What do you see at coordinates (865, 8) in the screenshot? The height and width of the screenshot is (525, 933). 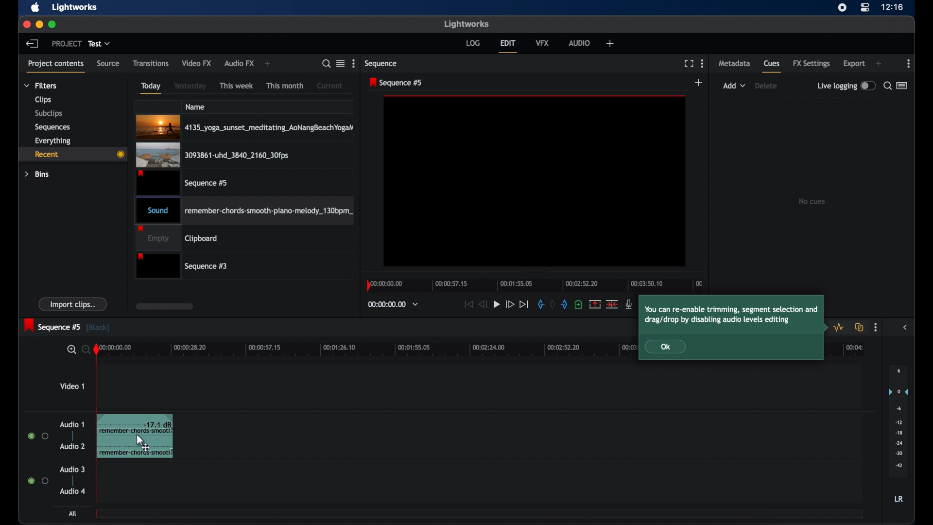 I see `control center` at bounding box center [865, 8].